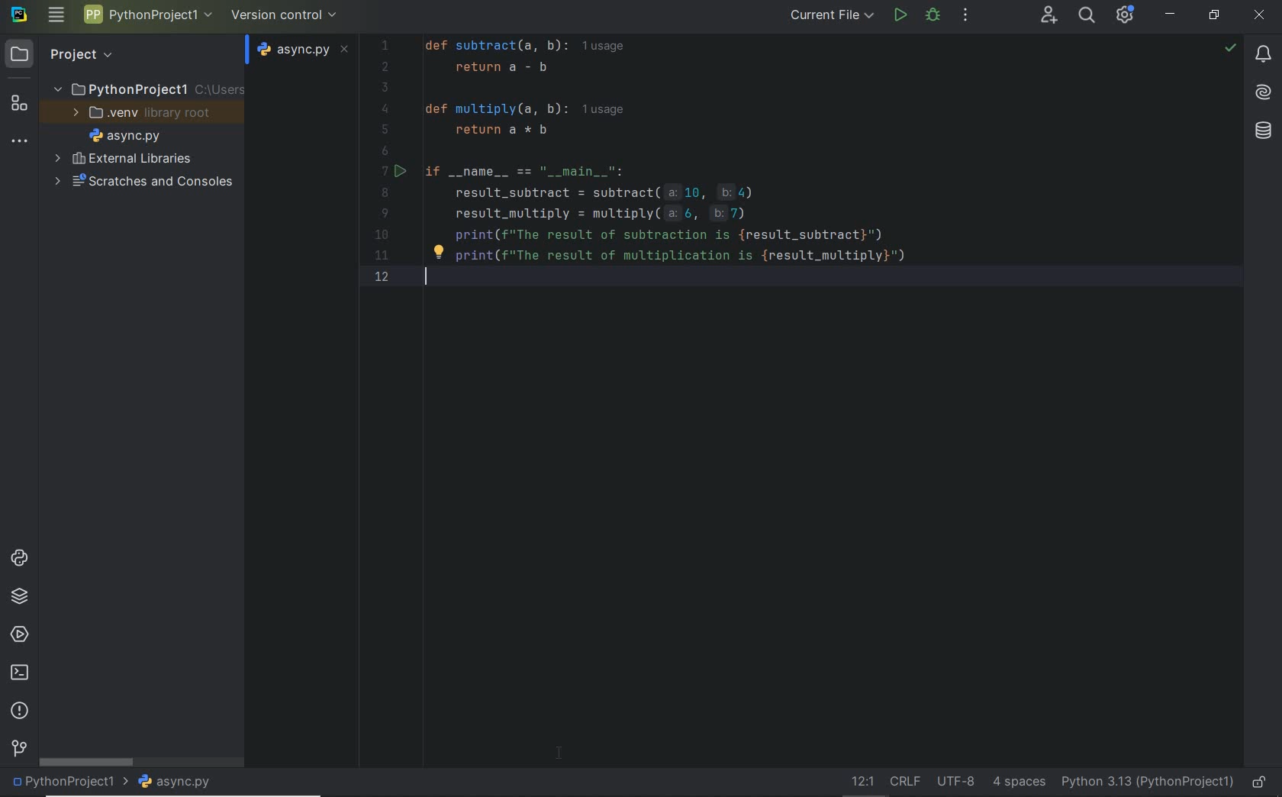  What do you see at coordinates (859, 781) in the screenshot?
I see `Go to line` at bounding box center [859, 781].